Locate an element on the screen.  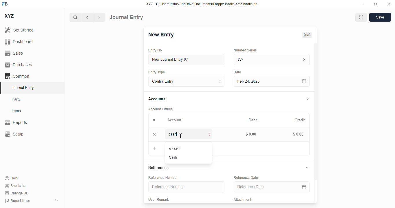
toggle expand/collapse is located at coordinates (308, 99).